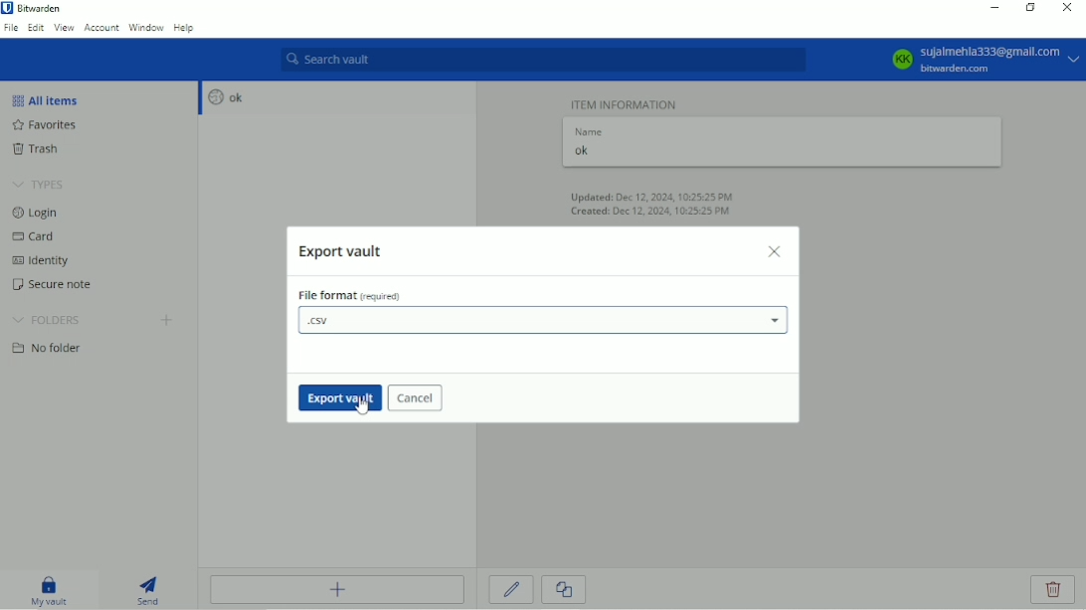 The image size is (1086, 610). Describe the element at coordinates (416, 399) in the screenshot. I see `Cancel` at that location.